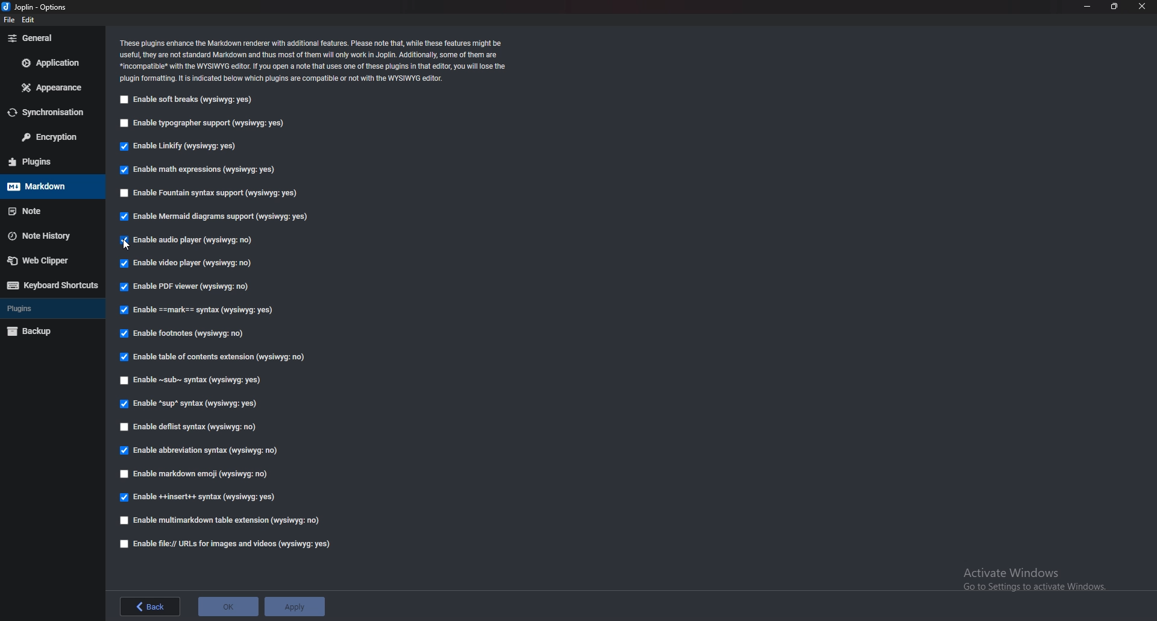 The width and height of the screenshot is (1157, 621). What do you see at coordinates (215, 215) in the screenshot?
I see `enable mermaid diagram support` at bounding box center [215, 215].